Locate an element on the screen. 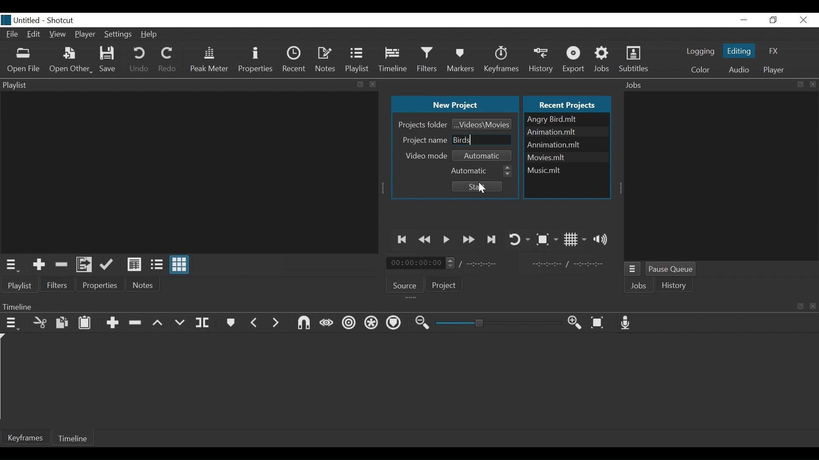  Ripple all tracks is located at coordinates (372, 324).